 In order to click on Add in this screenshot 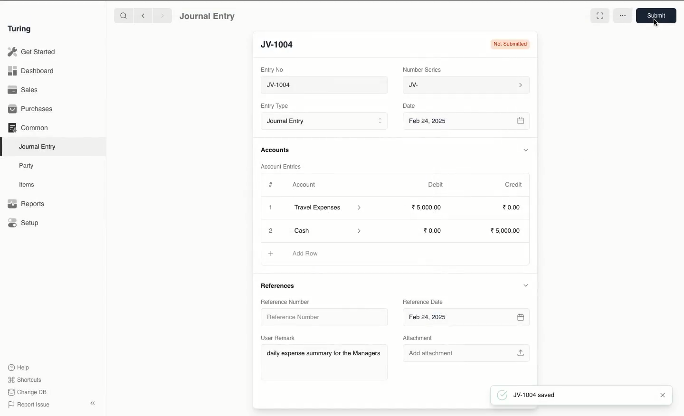, I will do `click(270, 229)`.